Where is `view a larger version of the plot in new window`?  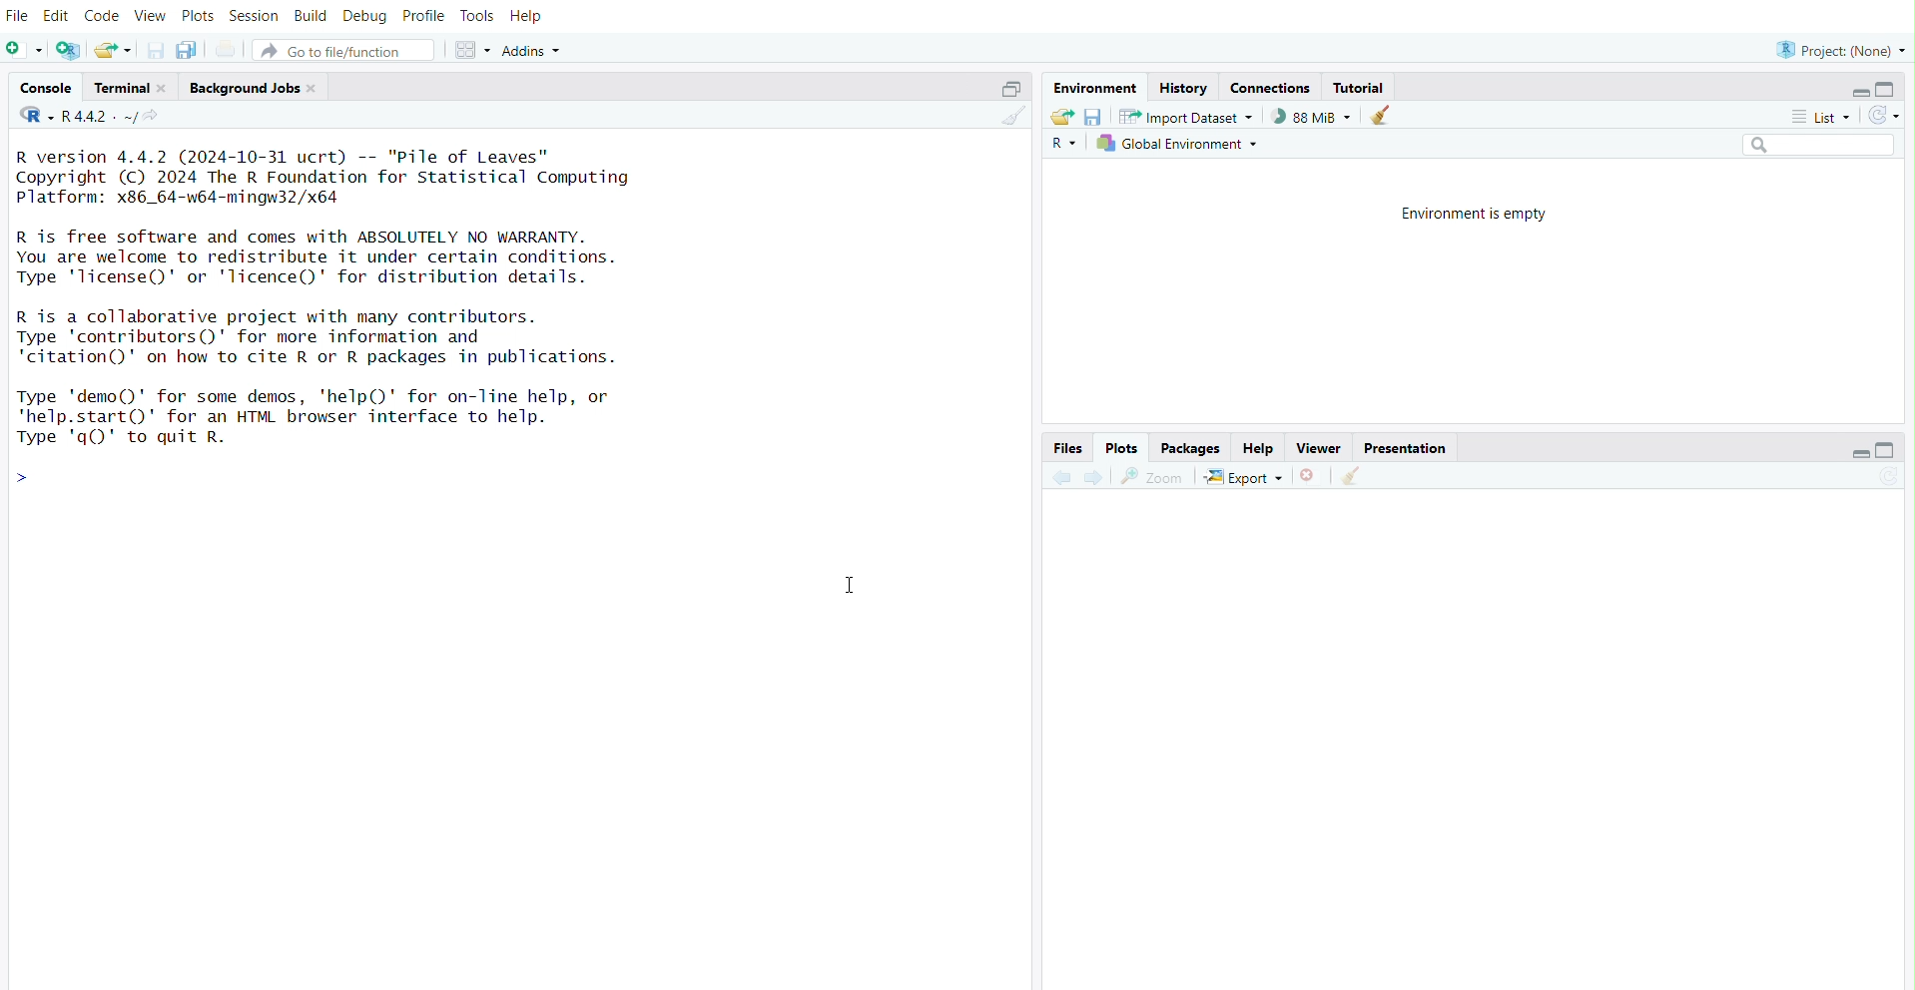
view a larger version of the plot in new window is located at coordinates (1150, 476).